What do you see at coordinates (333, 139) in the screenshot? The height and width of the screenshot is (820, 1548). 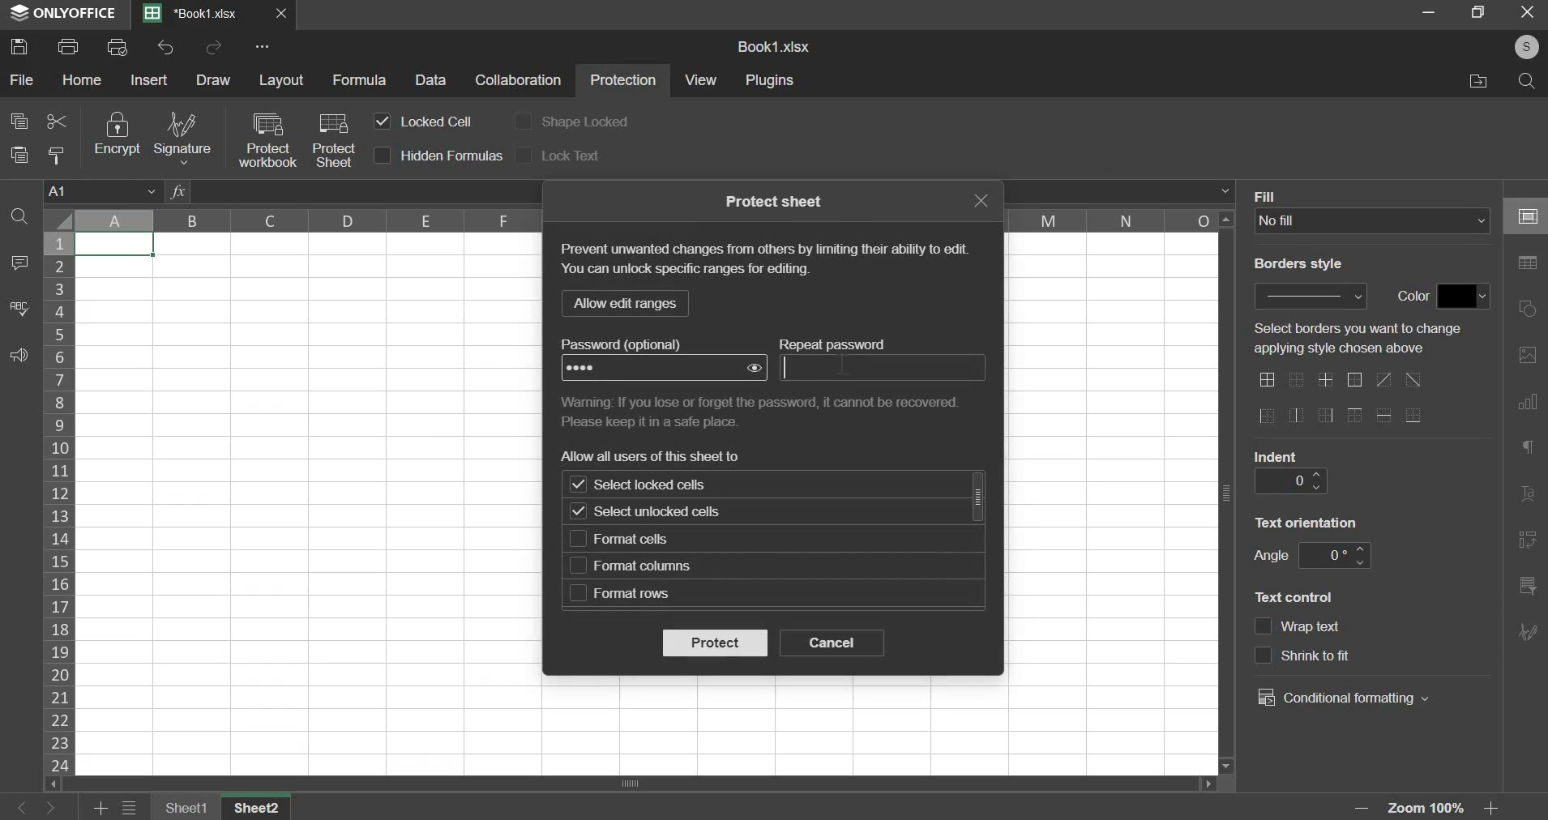 I see `protect sheet with cursor` at bounding box center [333, 139].